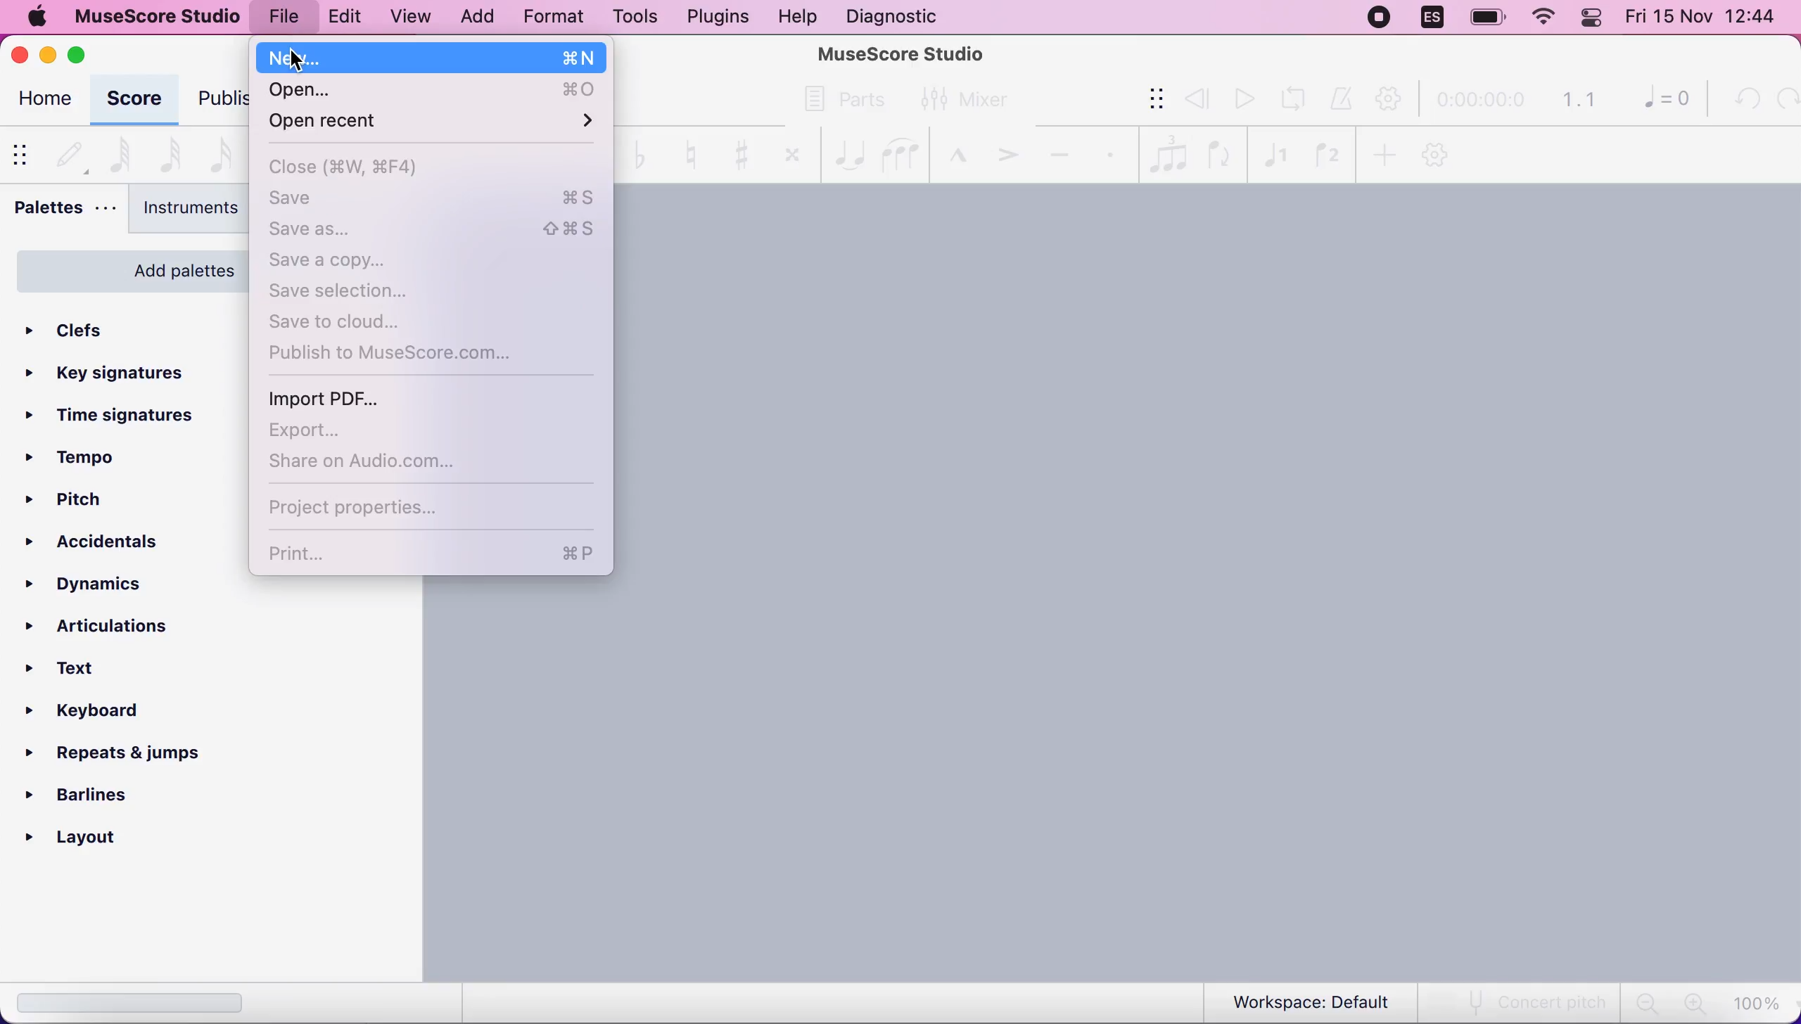 The image size is (1801, 1024). What do you see at coordinates (896, 16) in the screenshot?
I see `diagnostic` at bounding box center [896, 16].